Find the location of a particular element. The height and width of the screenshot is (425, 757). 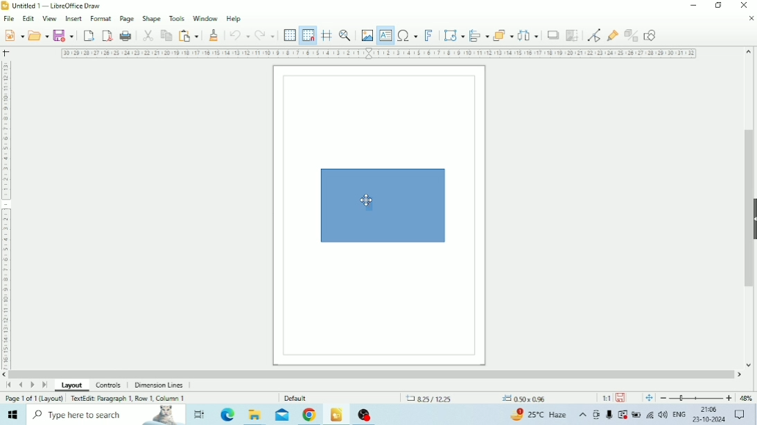

Notifications is located at coordinates (740, 415).